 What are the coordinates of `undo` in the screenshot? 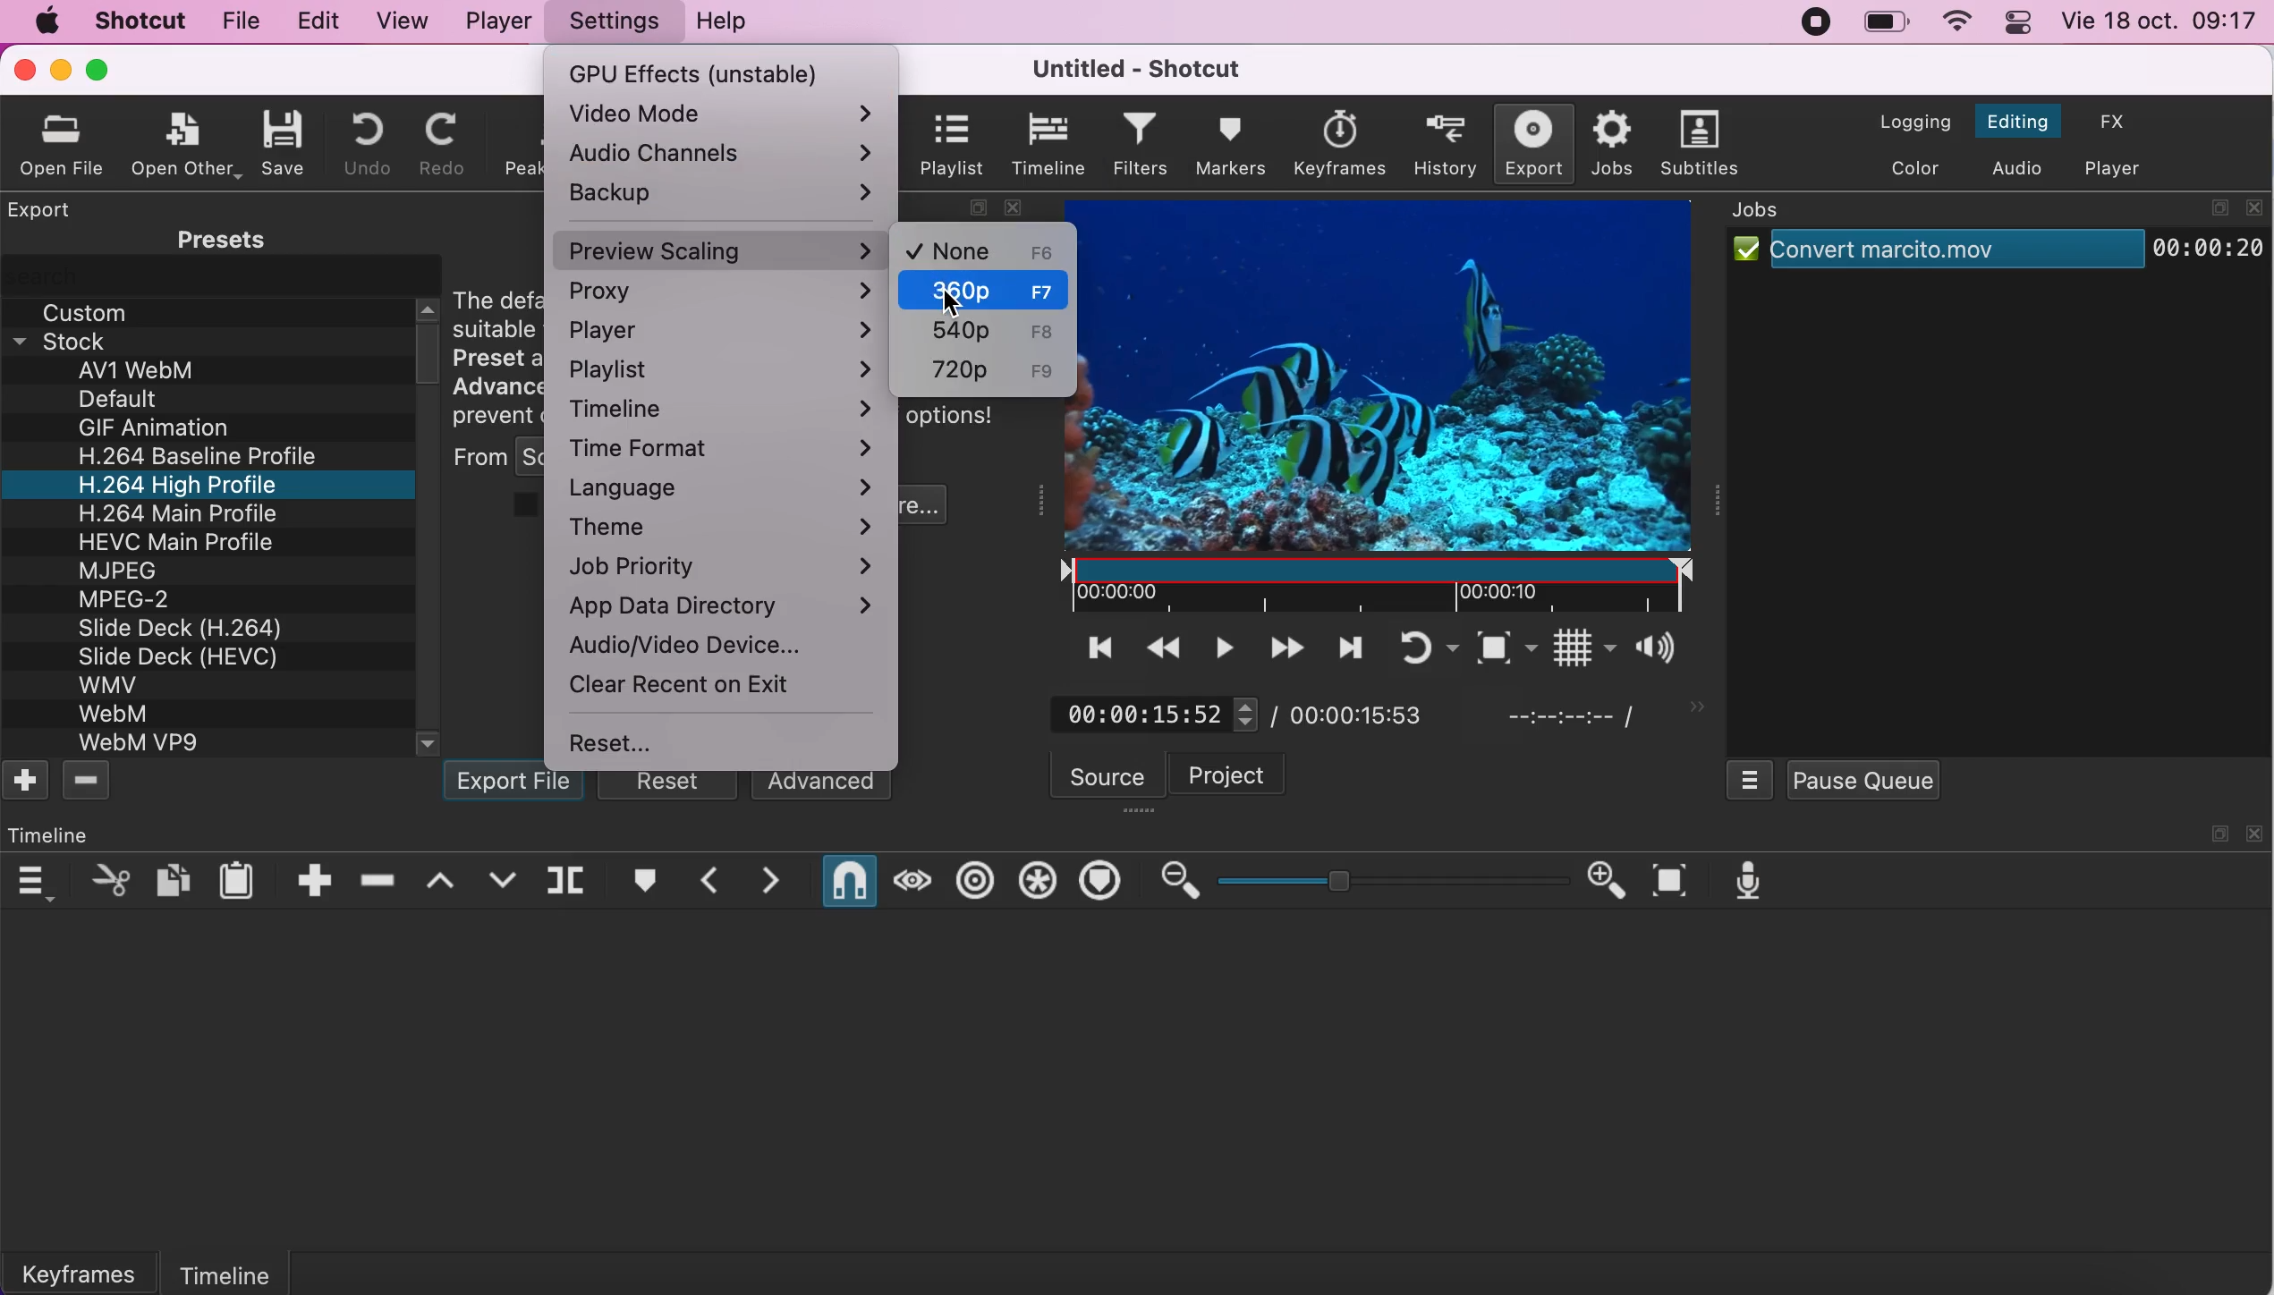 It's located at (358, 143).